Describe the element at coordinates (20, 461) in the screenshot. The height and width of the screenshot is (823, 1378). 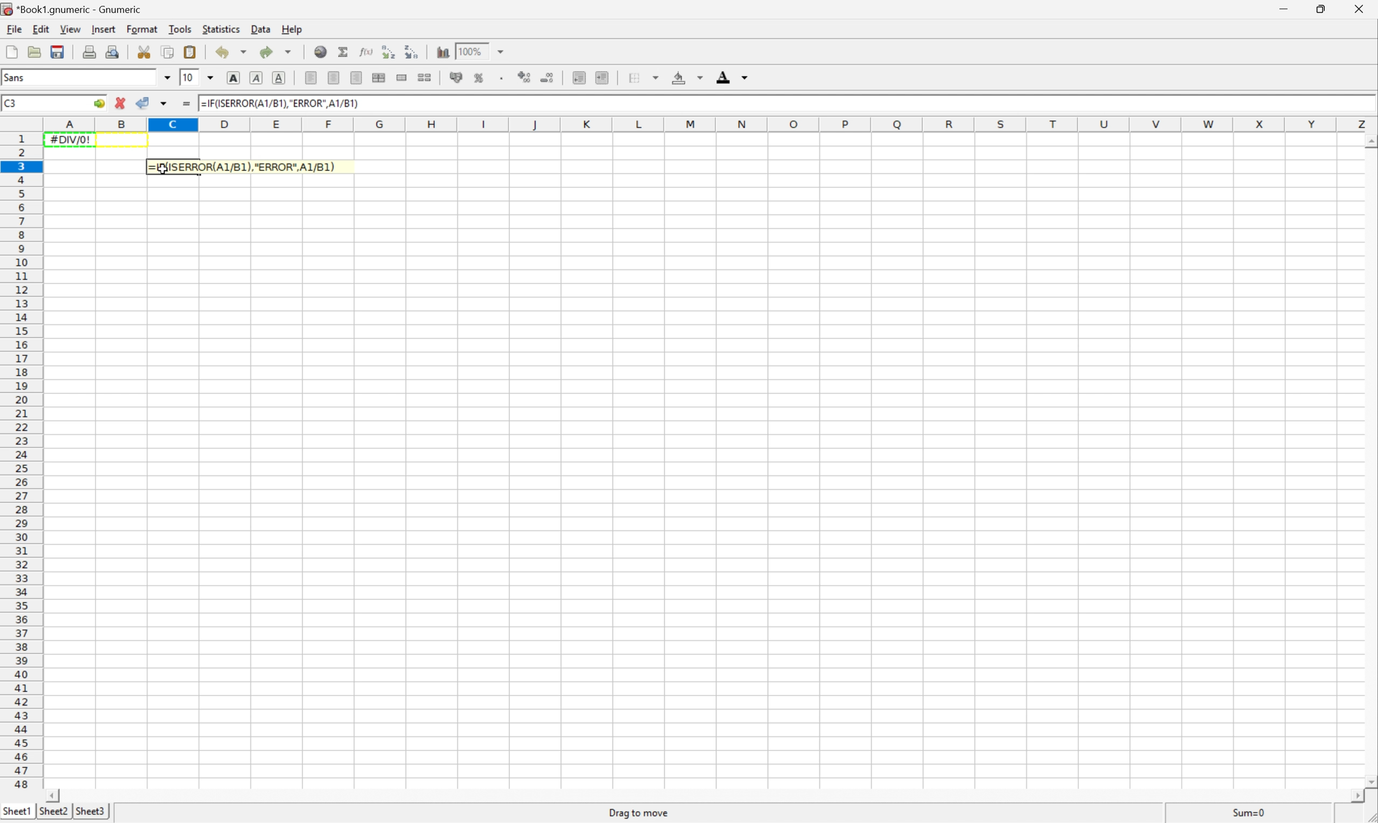
I see `Row numbers` at that location.